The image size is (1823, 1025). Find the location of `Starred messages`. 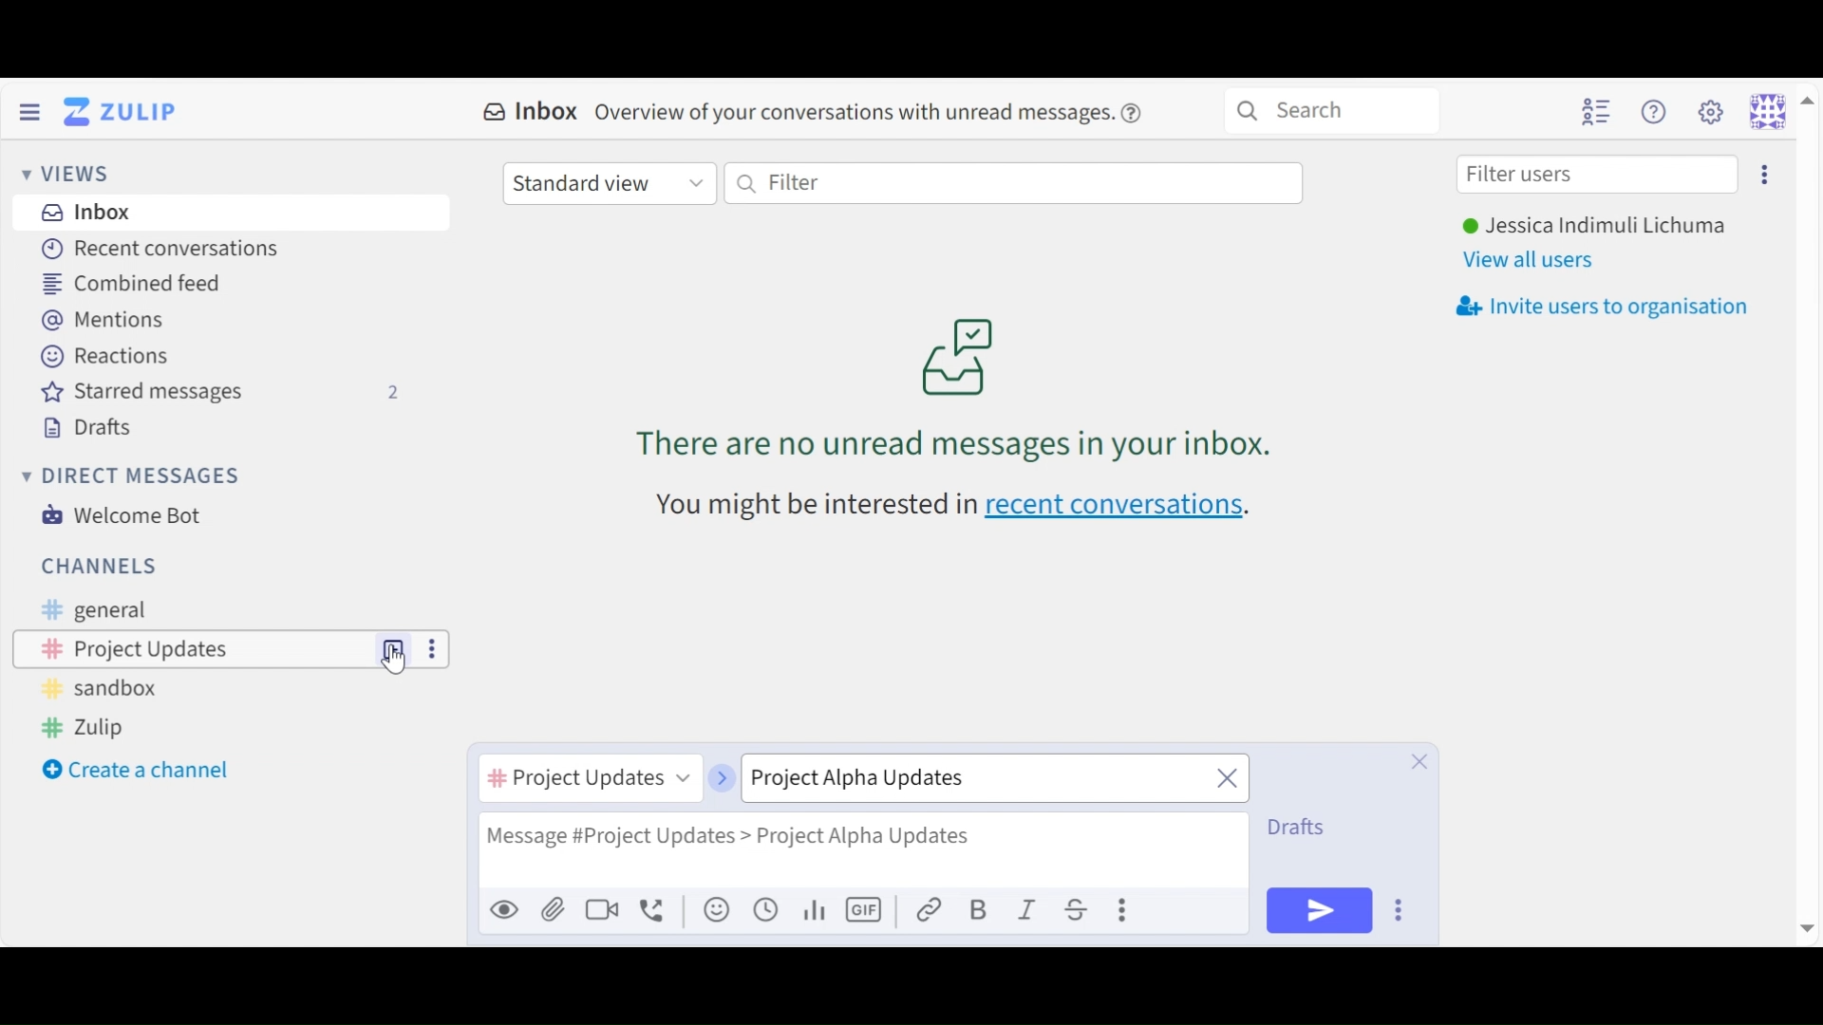

Starred messages is located at coordinates (220, 392).